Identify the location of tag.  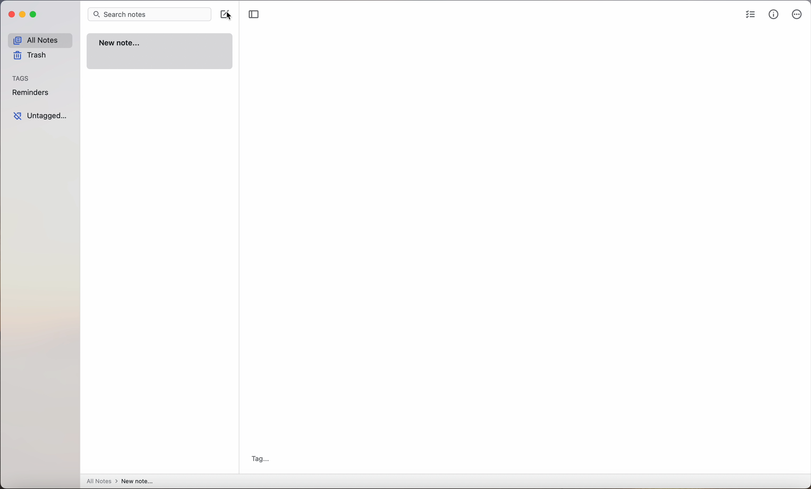
(260, 459).